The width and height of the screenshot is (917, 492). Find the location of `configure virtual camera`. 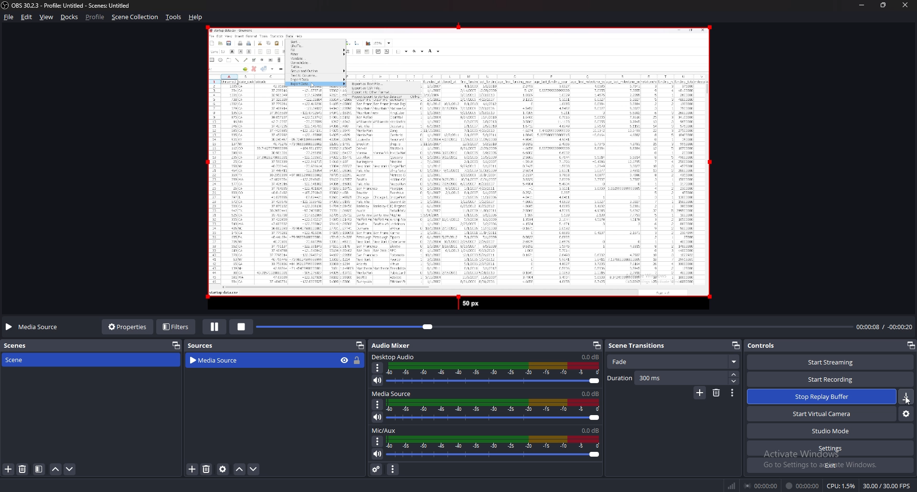

configure virtual camera is located at coordinates (906, 414).